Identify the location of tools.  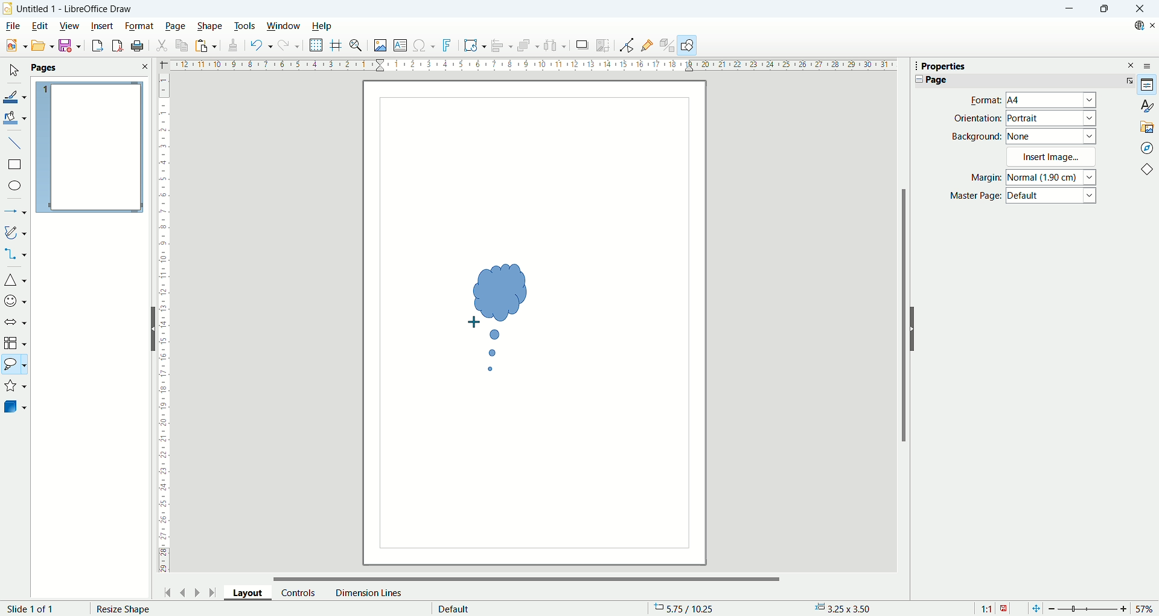
(246, 25).